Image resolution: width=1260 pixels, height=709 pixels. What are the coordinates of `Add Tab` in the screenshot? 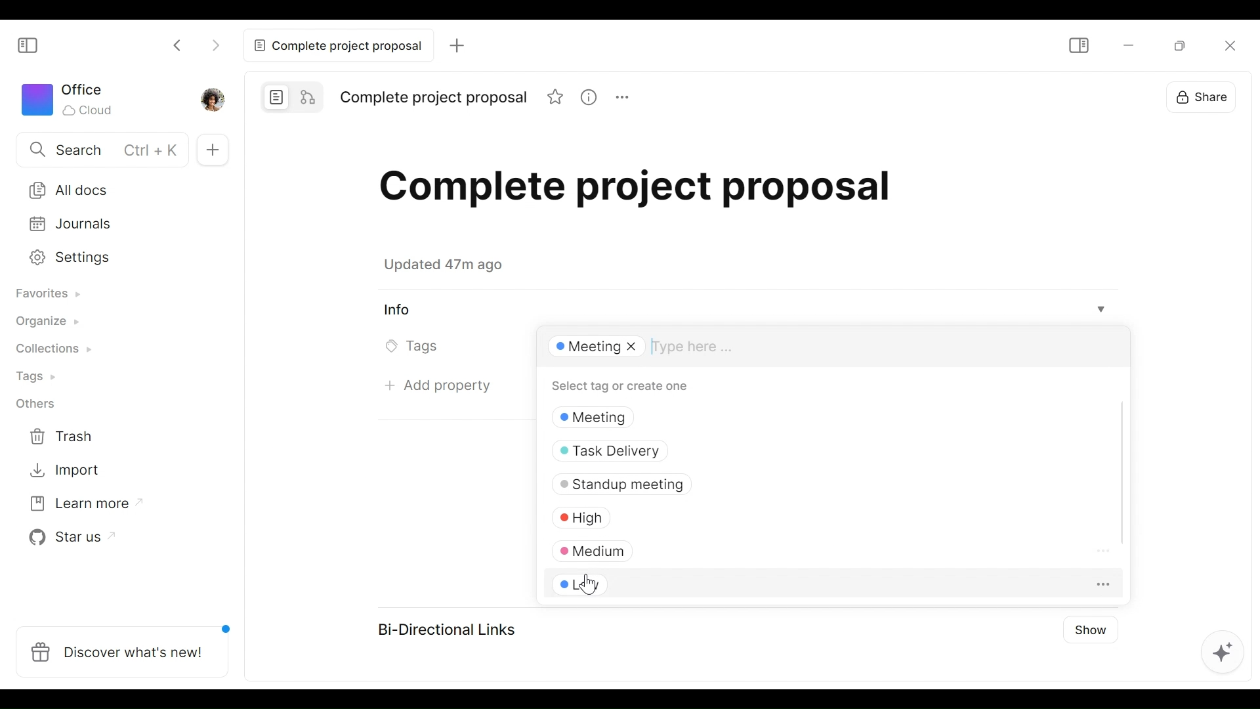 It's located at (213, 148).